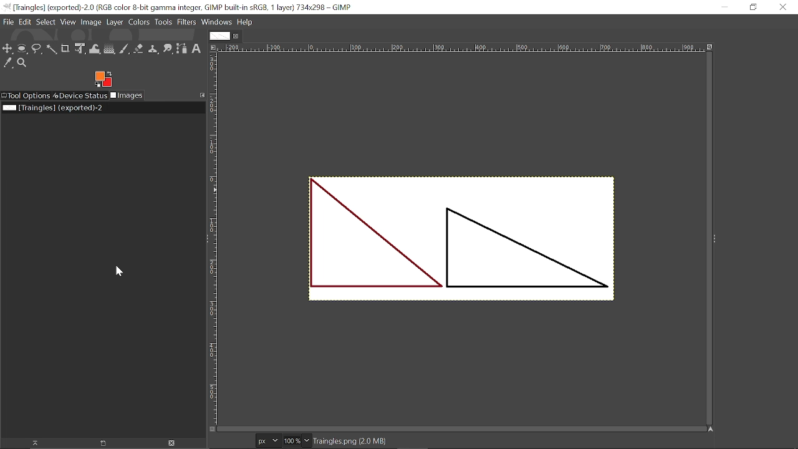 The width and height of the screenshot is (798, 449). What do you see at coordinates (65, 49) in the screenshot?
I see `Crop tool` at bounding box center [65, 49].